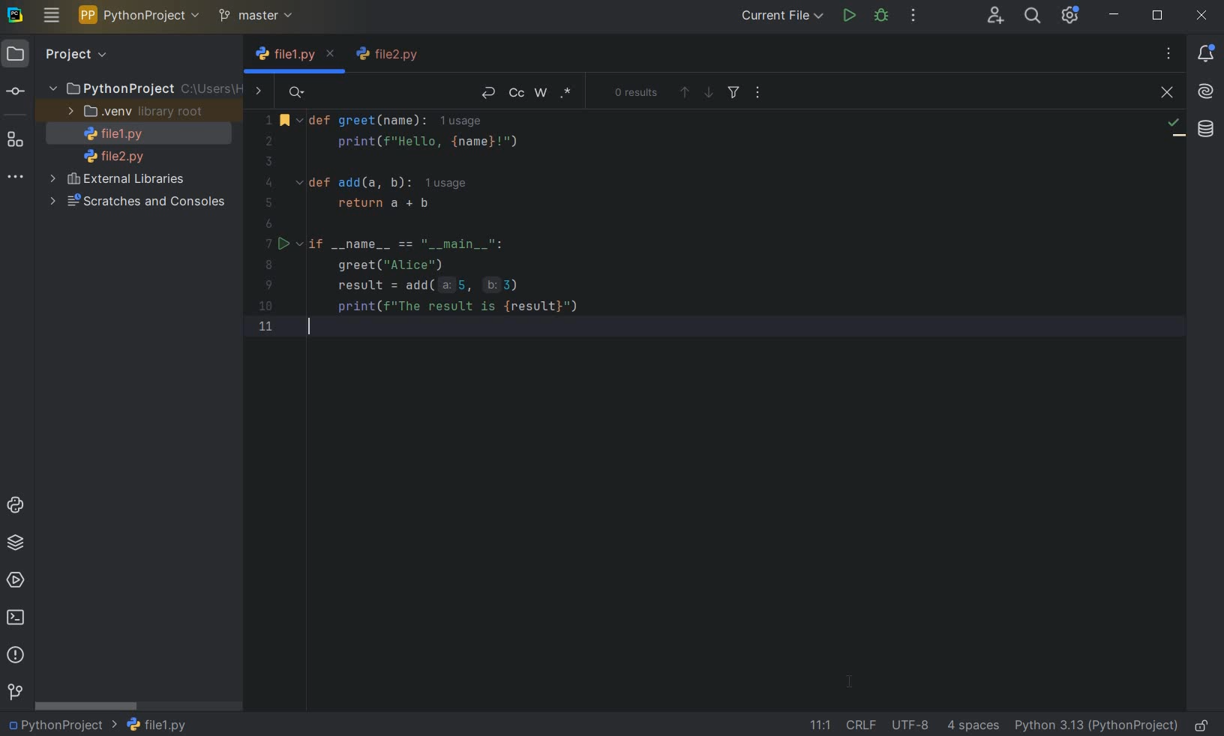 This screenshot has height=736, width=1224. What do you see at coordinates (86, 708) in the screenshot?
I see `SCROLLBAR` at bounding box center [86, 708].